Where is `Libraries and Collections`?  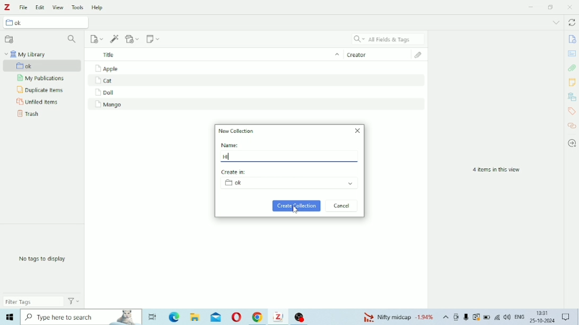 Libraries and Collections is located at coordinates (571, 97).